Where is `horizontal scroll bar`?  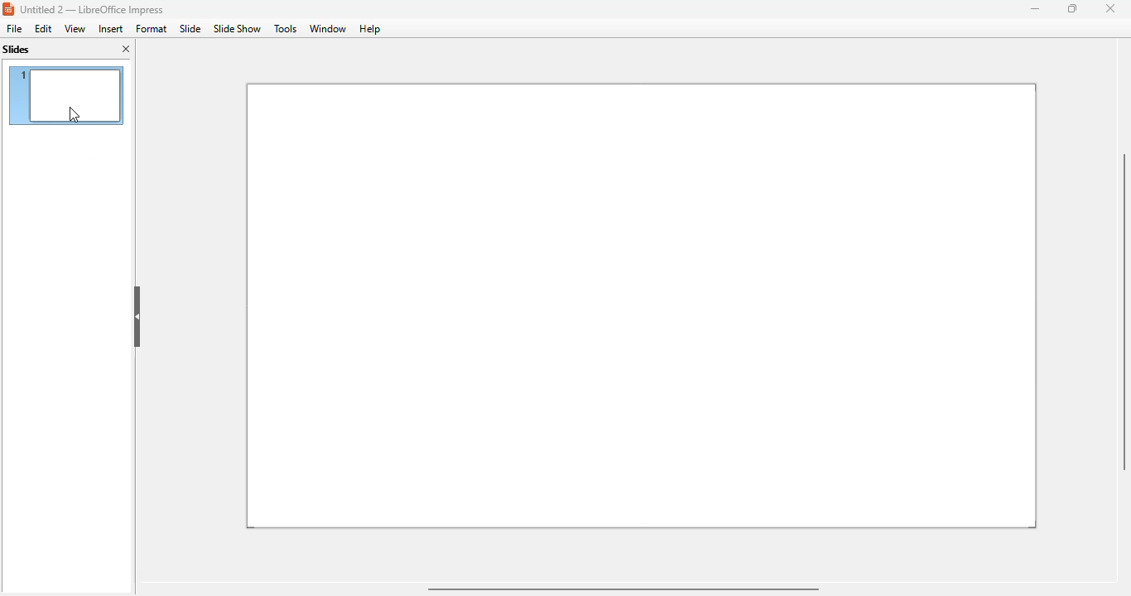 horizontal scroll bar is located at coordinates (621, 589).